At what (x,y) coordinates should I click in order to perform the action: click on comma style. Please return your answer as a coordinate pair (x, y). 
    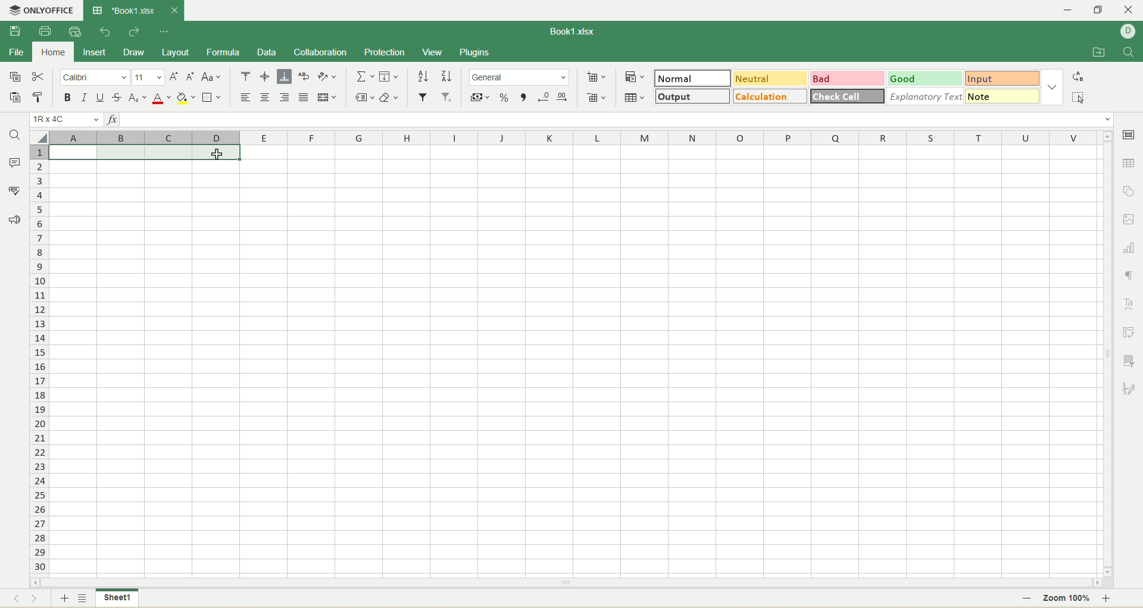
    Looking at the image, I should click on (523, 97).